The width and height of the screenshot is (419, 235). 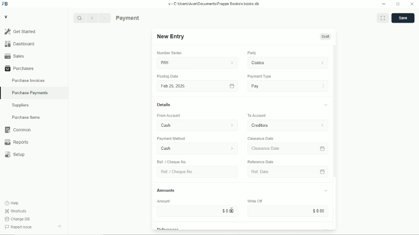 What do you see at coordinates (287, 211) in the screenshot?
I see `` at bounding box center [287, 211].